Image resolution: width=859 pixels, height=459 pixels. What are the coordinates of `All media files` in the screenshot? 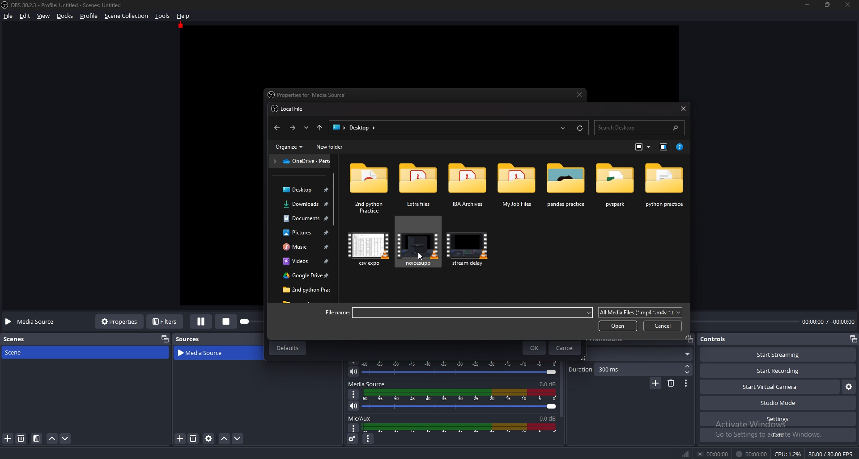 It's located at (640, 312).